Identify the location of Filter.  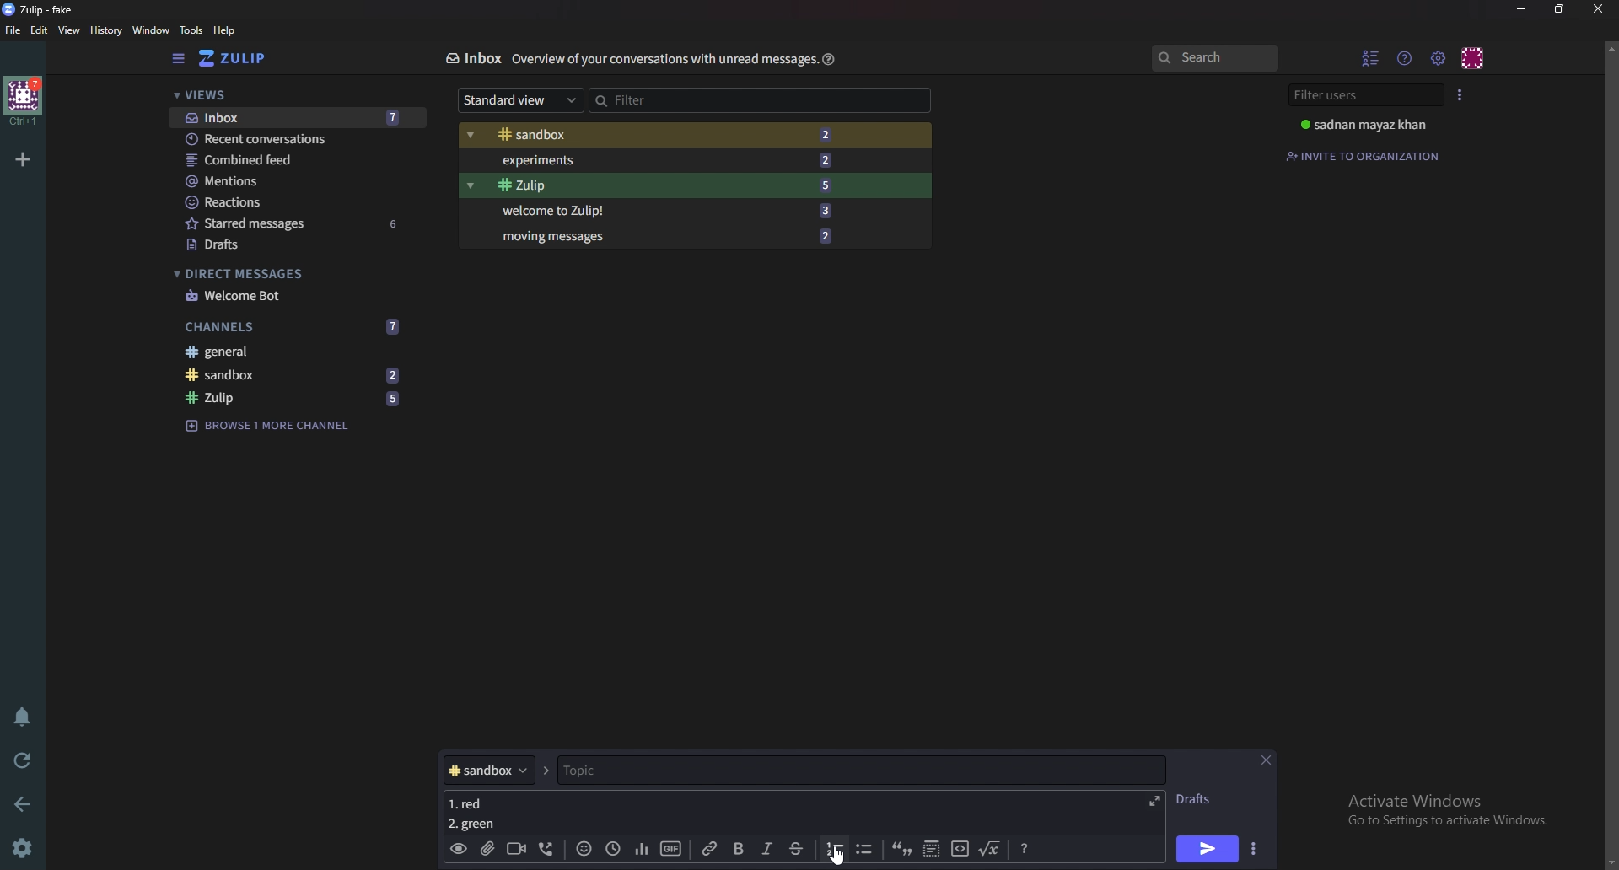
(665, 98).